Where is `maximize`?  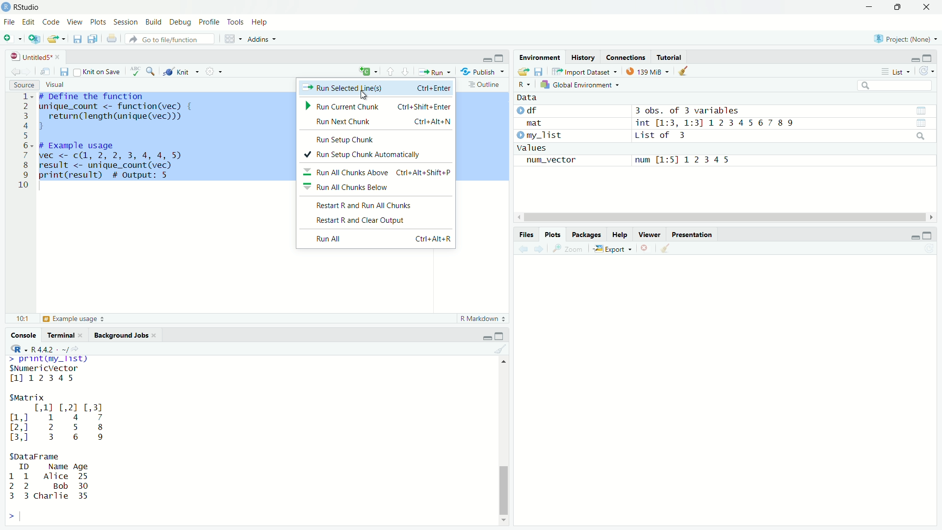
maximize is located at coordinates (928, 59).